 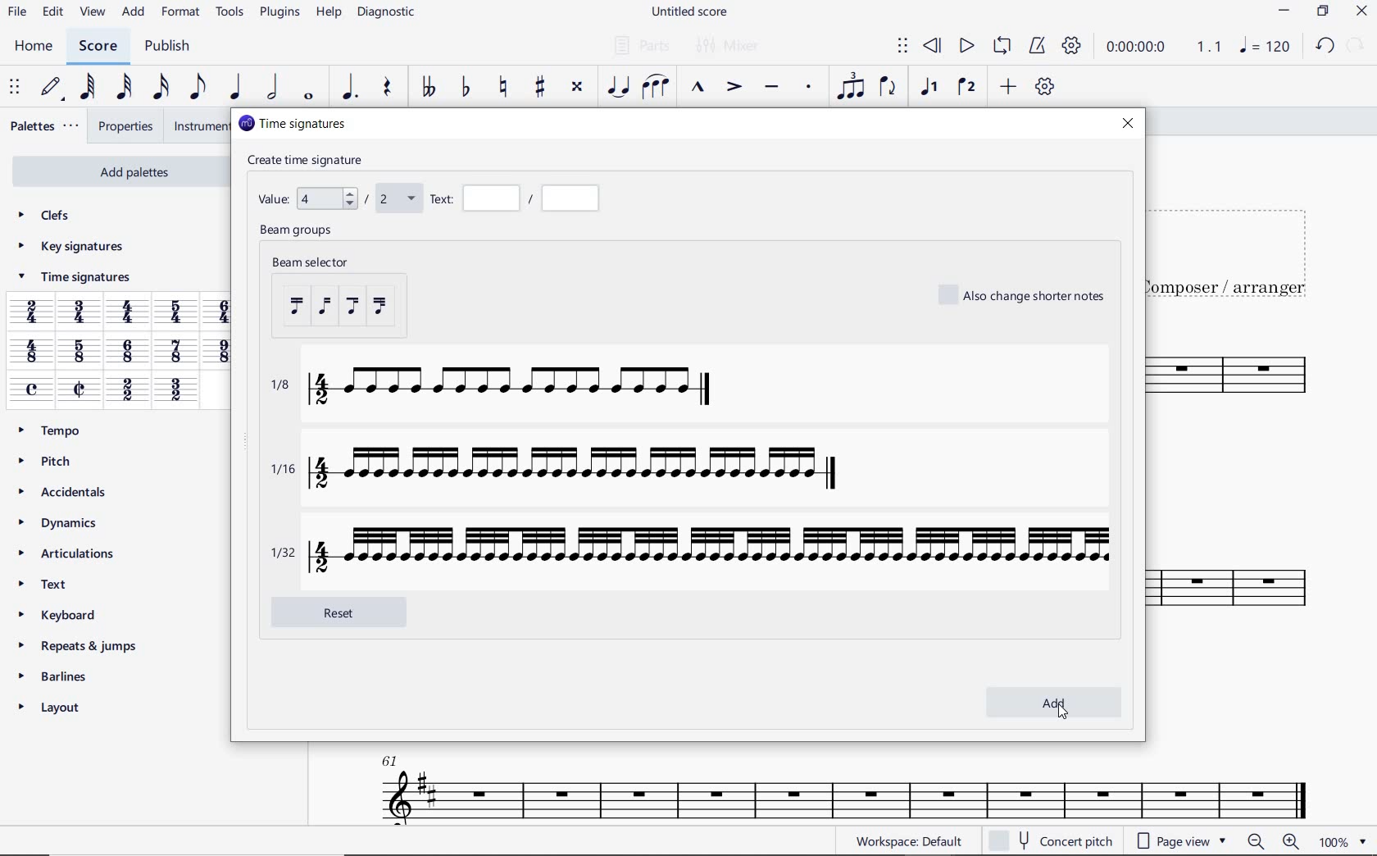 What do you see at coordinates (931, 89) in the screenshot?
I see `VOICE 1` at bounding box center [931, 89].